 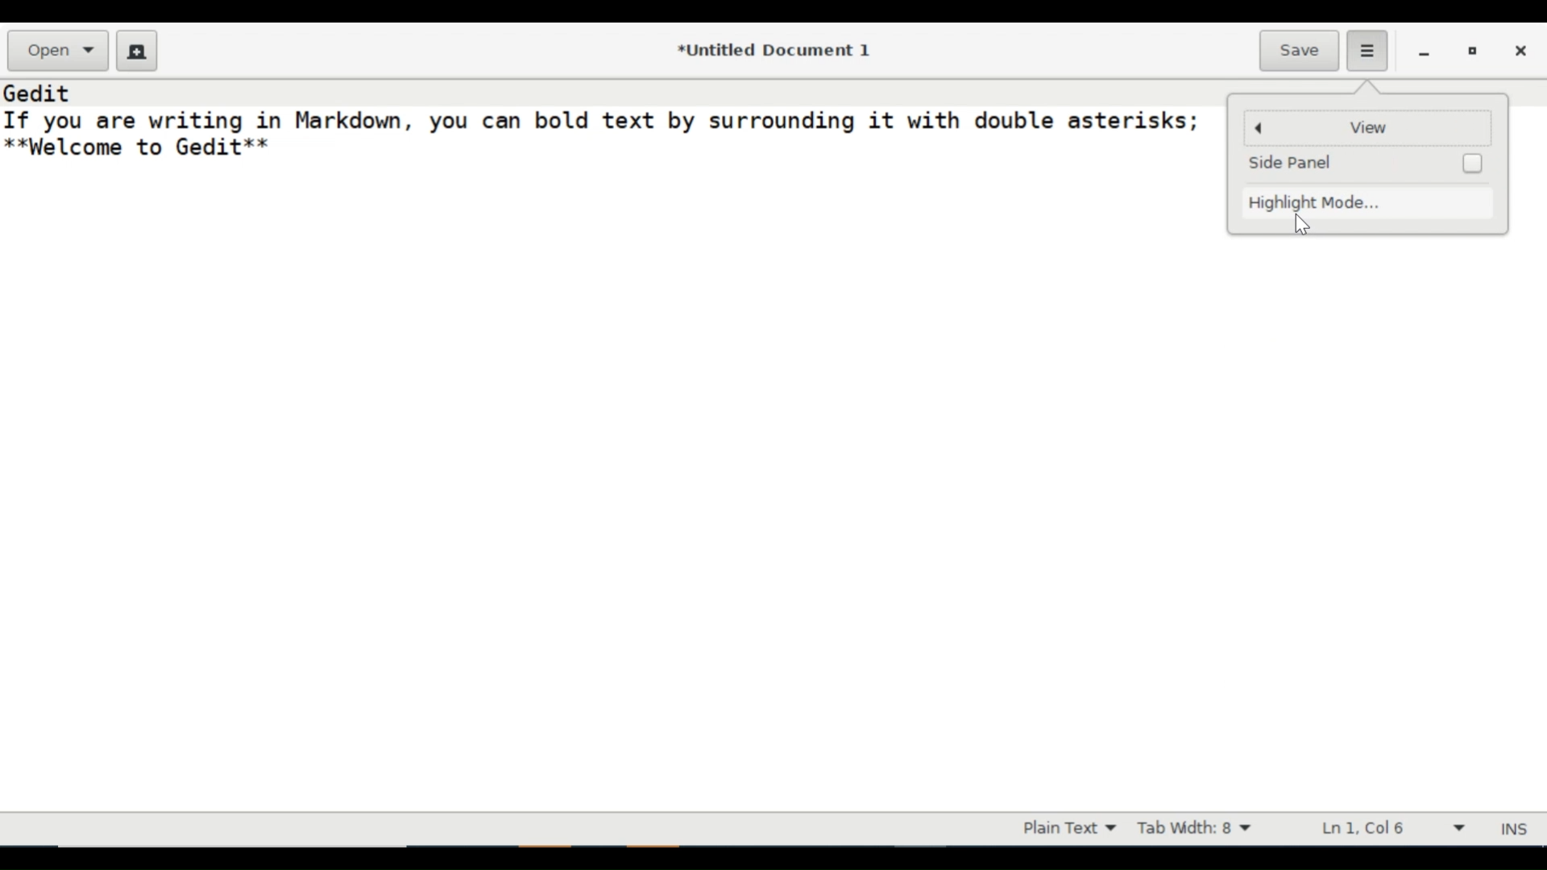 I want to click on Create a new Document, so click(x=136, y=50).